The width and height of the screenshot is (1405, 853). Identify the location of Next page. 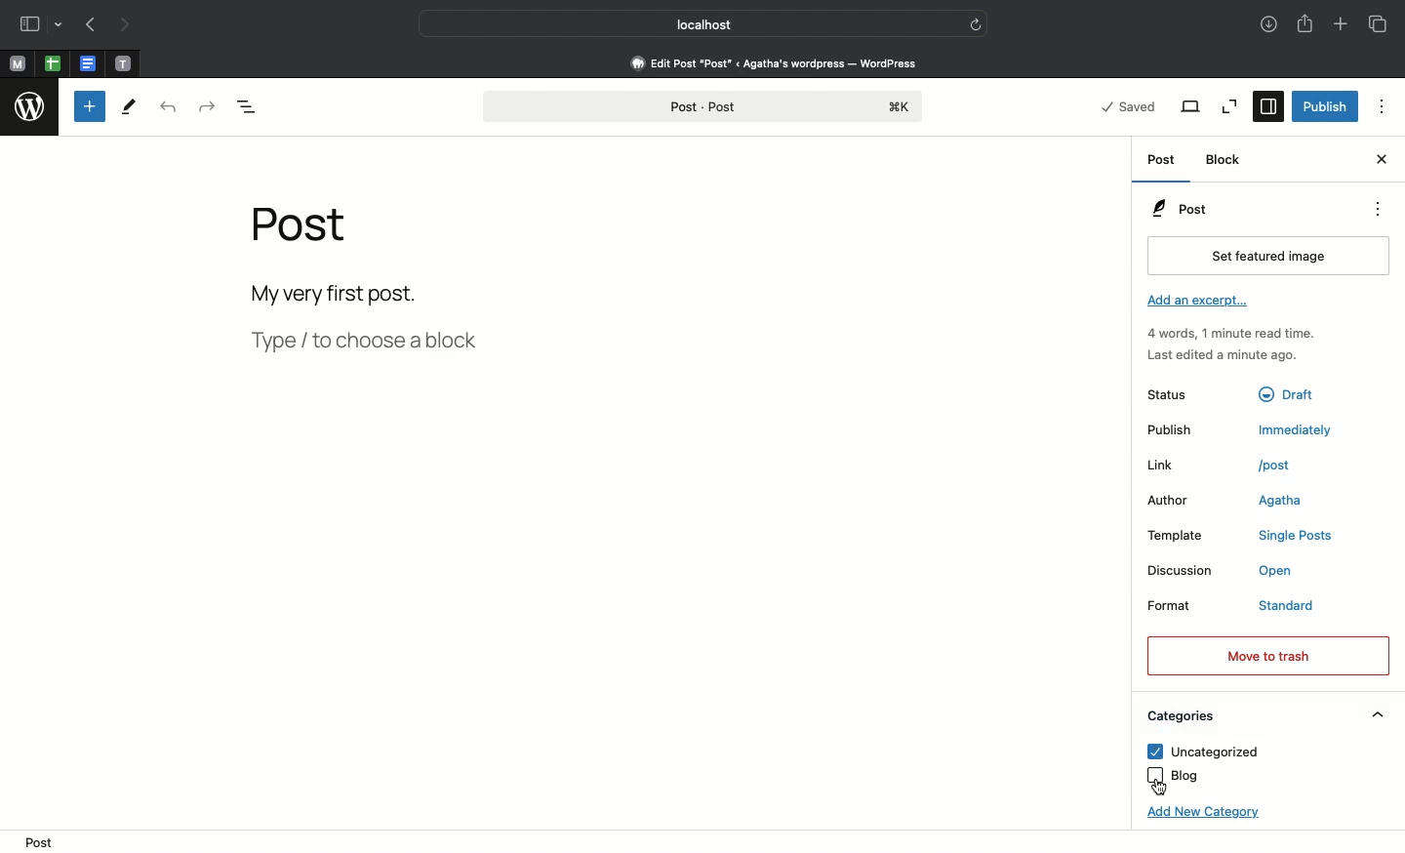
(131, 25).